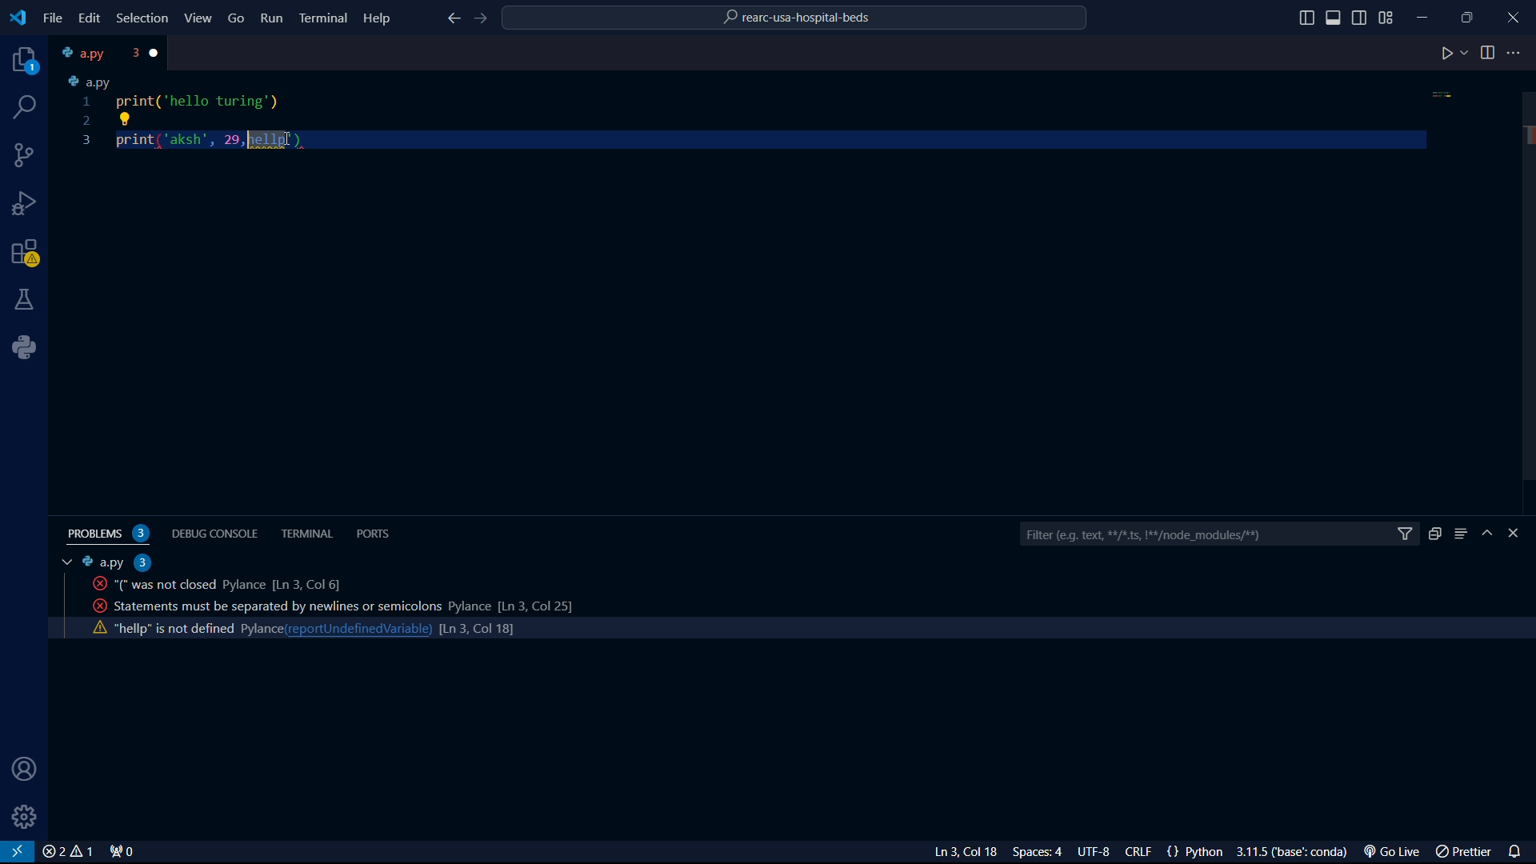  I want to click on debug console, so click(218, 532).